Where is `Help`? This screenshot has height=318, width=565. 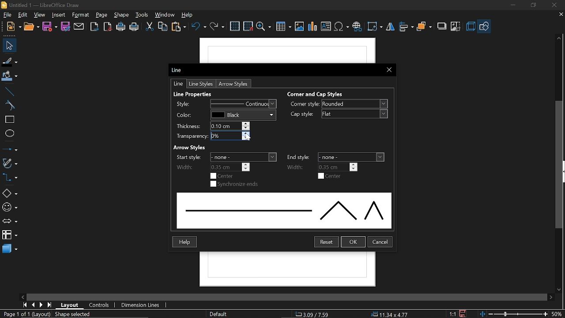
Help is located at coordinates (185, 242).